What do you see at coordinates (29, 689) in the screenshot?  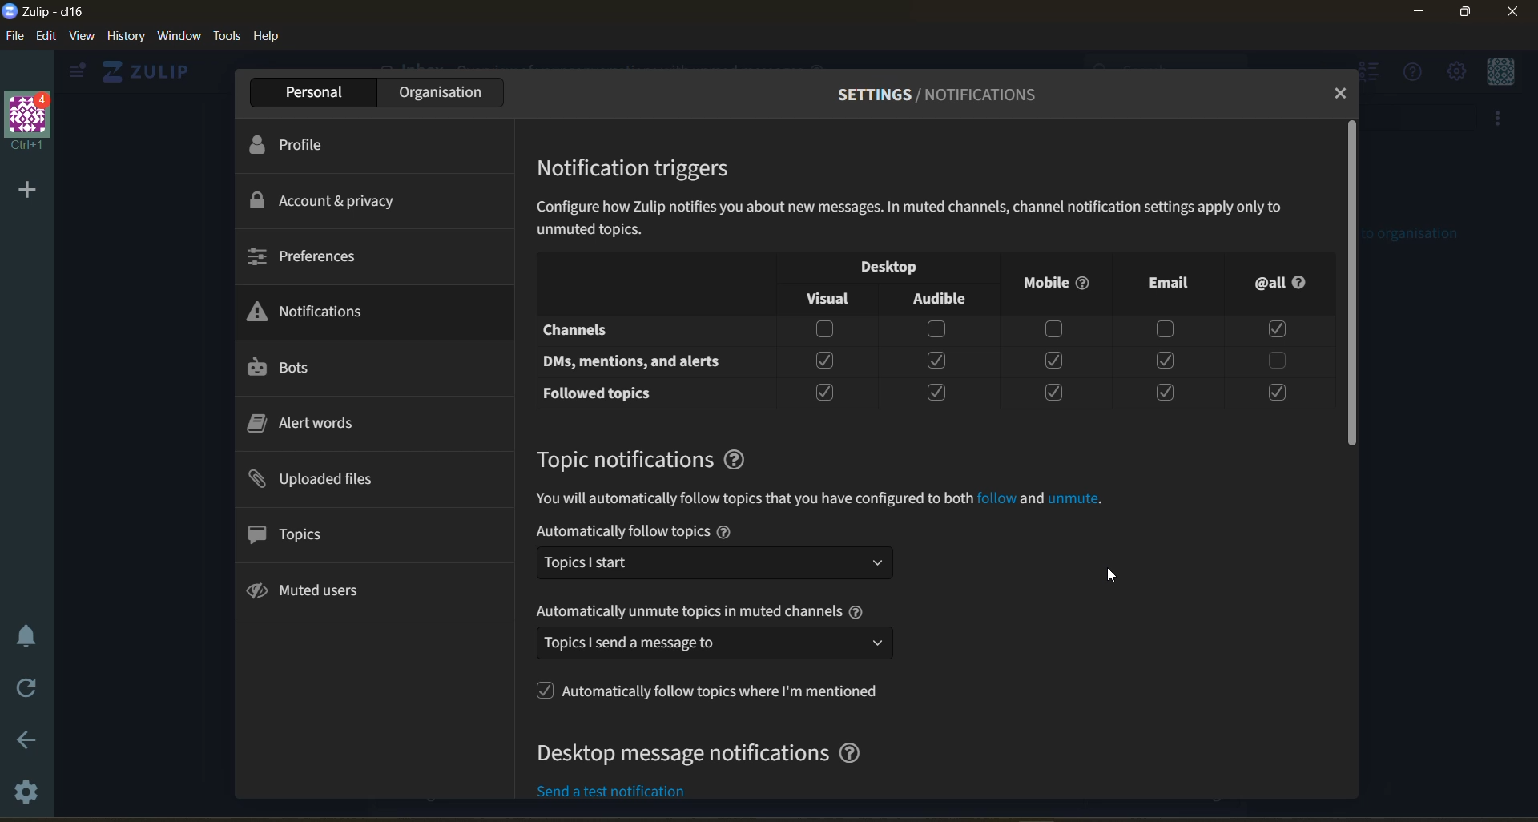 I see `reload` at bounding box center [29, 689].